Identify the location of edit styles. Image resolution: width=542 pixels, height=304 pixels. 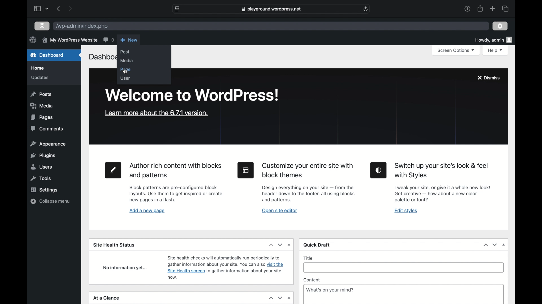
(379, 171).